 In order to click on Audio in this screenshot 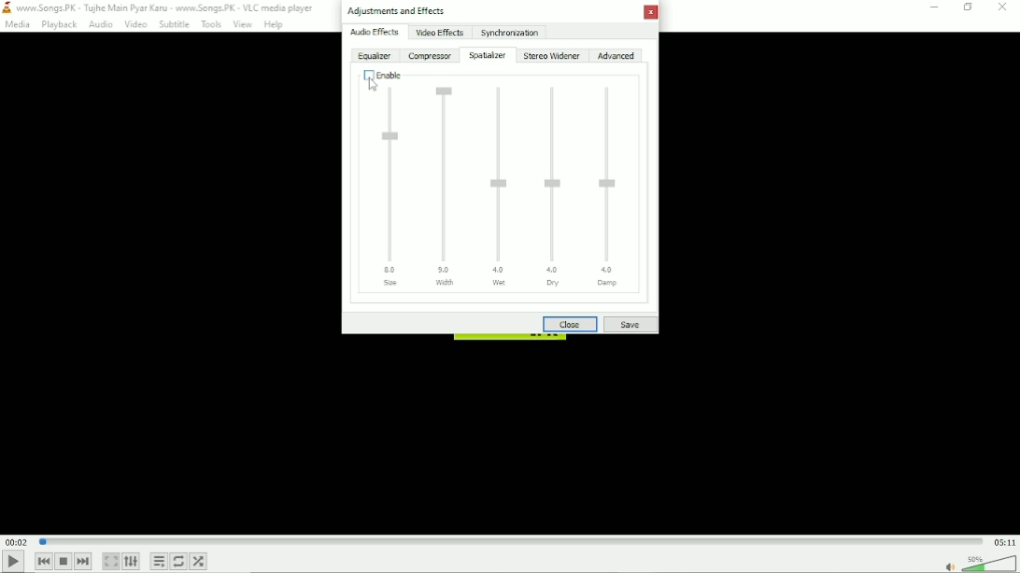, I will do `click(100, 24)`.